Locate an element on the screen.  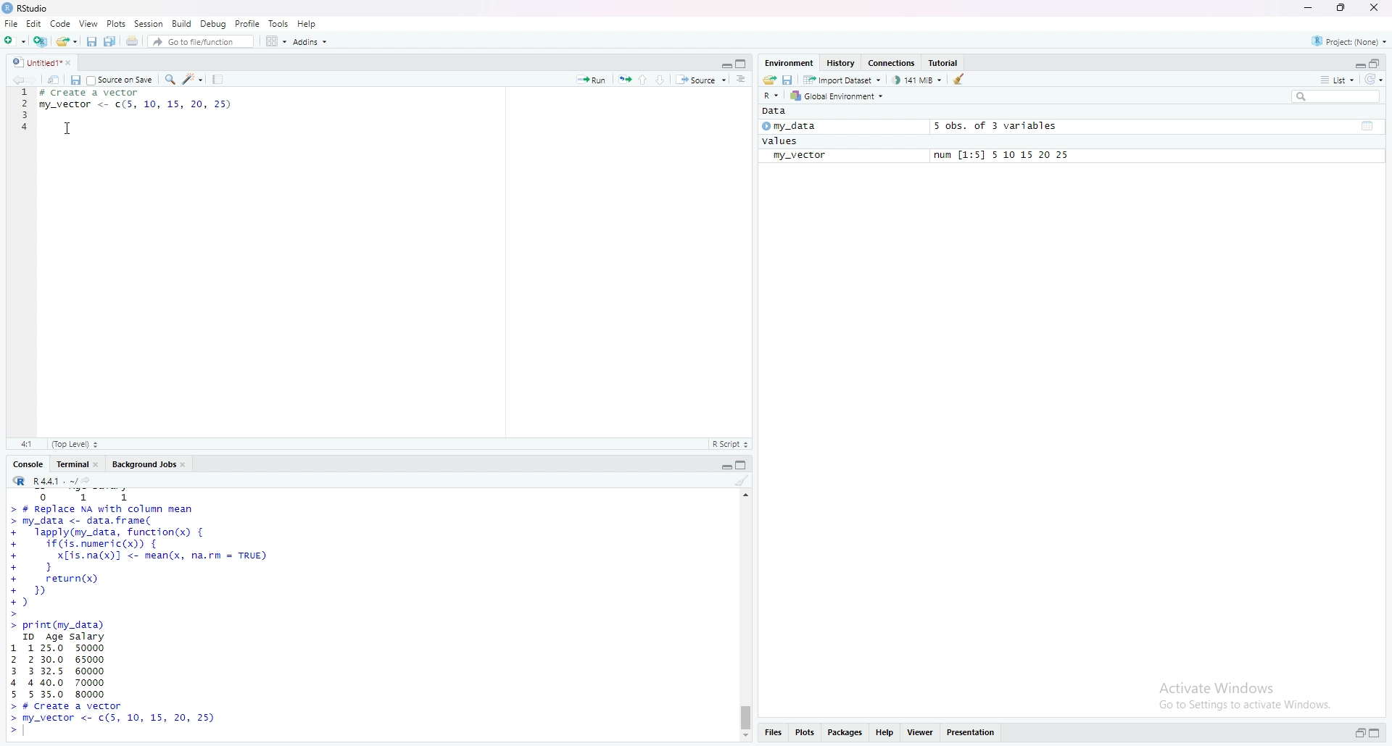
save current document is located at coordinates (75, 80).